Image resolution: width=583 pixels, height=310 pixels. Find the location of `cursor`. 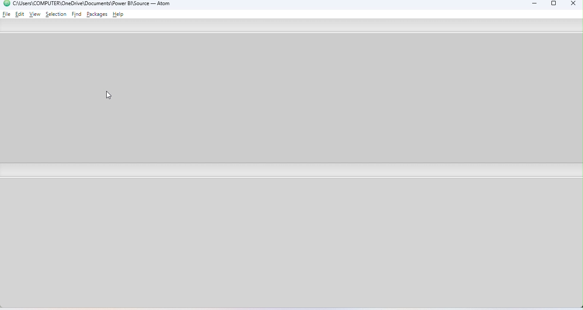

cursor is located at coordinates (110, 96).